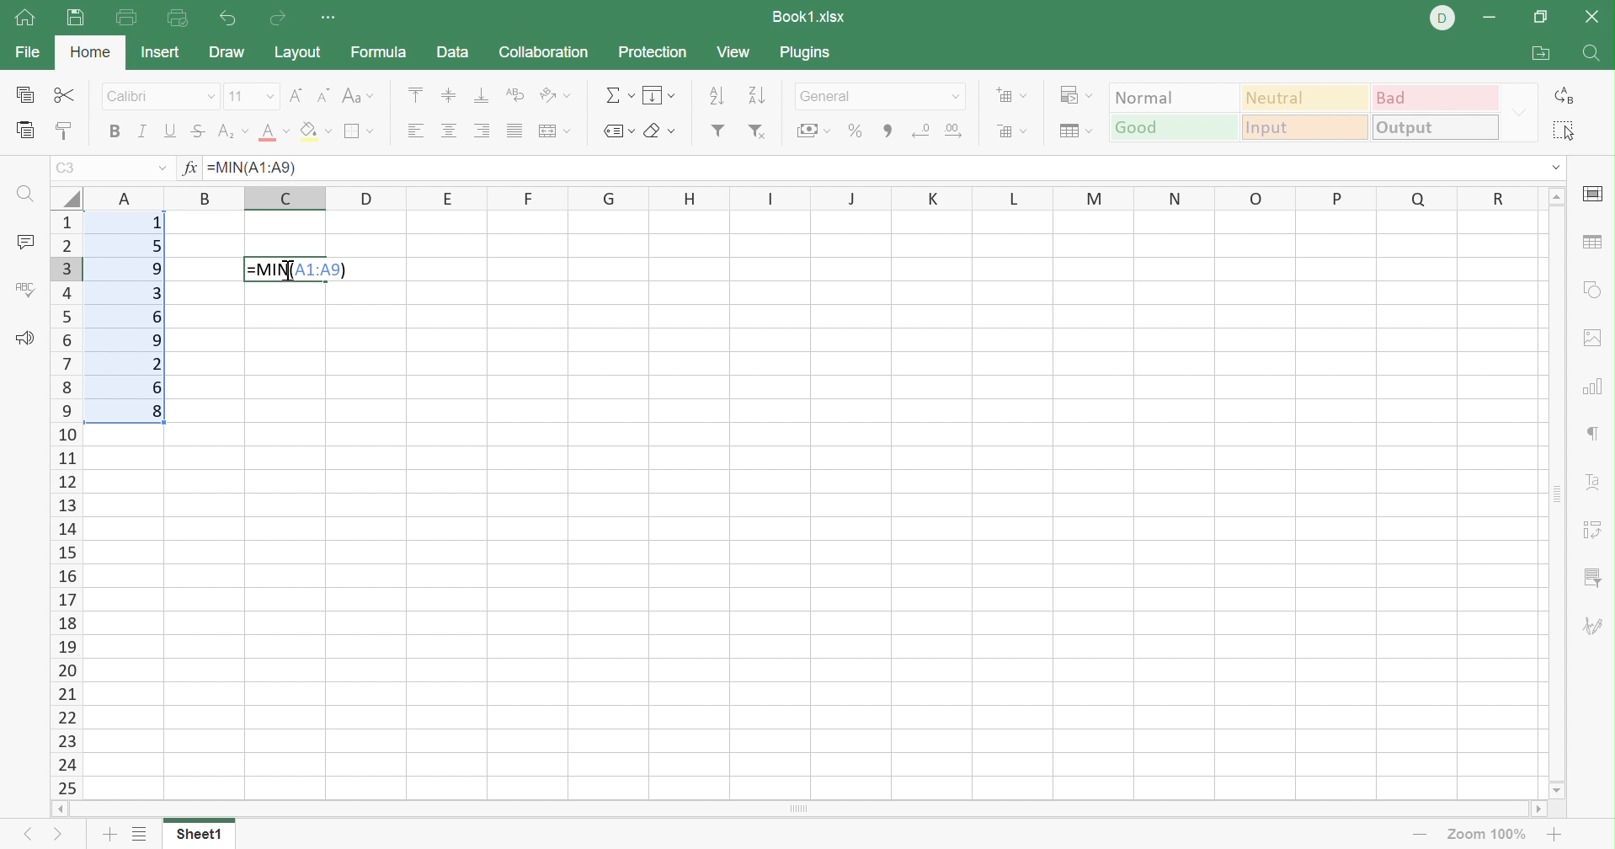 The width and height of the screenshot is (1615, 849). I want to click on Draw, so click(227, 55).